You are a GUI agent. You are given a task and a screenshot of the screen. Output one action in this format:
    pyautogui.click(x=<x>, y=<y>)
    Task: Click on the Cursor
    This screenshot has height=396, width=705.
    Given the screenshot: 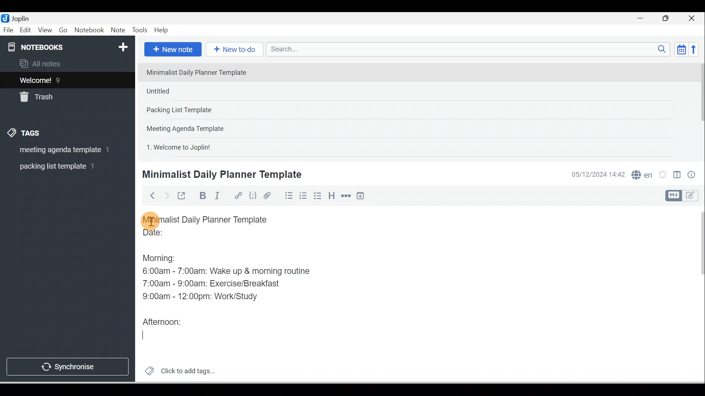 What is the action you would take?
    pyautogui.click(x=151, y=220)
    